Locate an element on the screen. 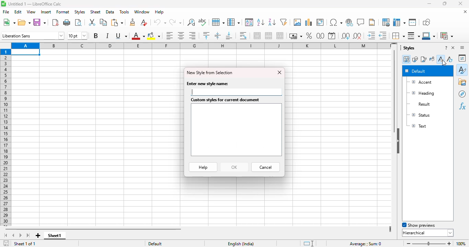 The height and width of the screenshot is (247, 469). merge and center or unmerge cells depending on the current toggle state is located at coordinates (258, 36).